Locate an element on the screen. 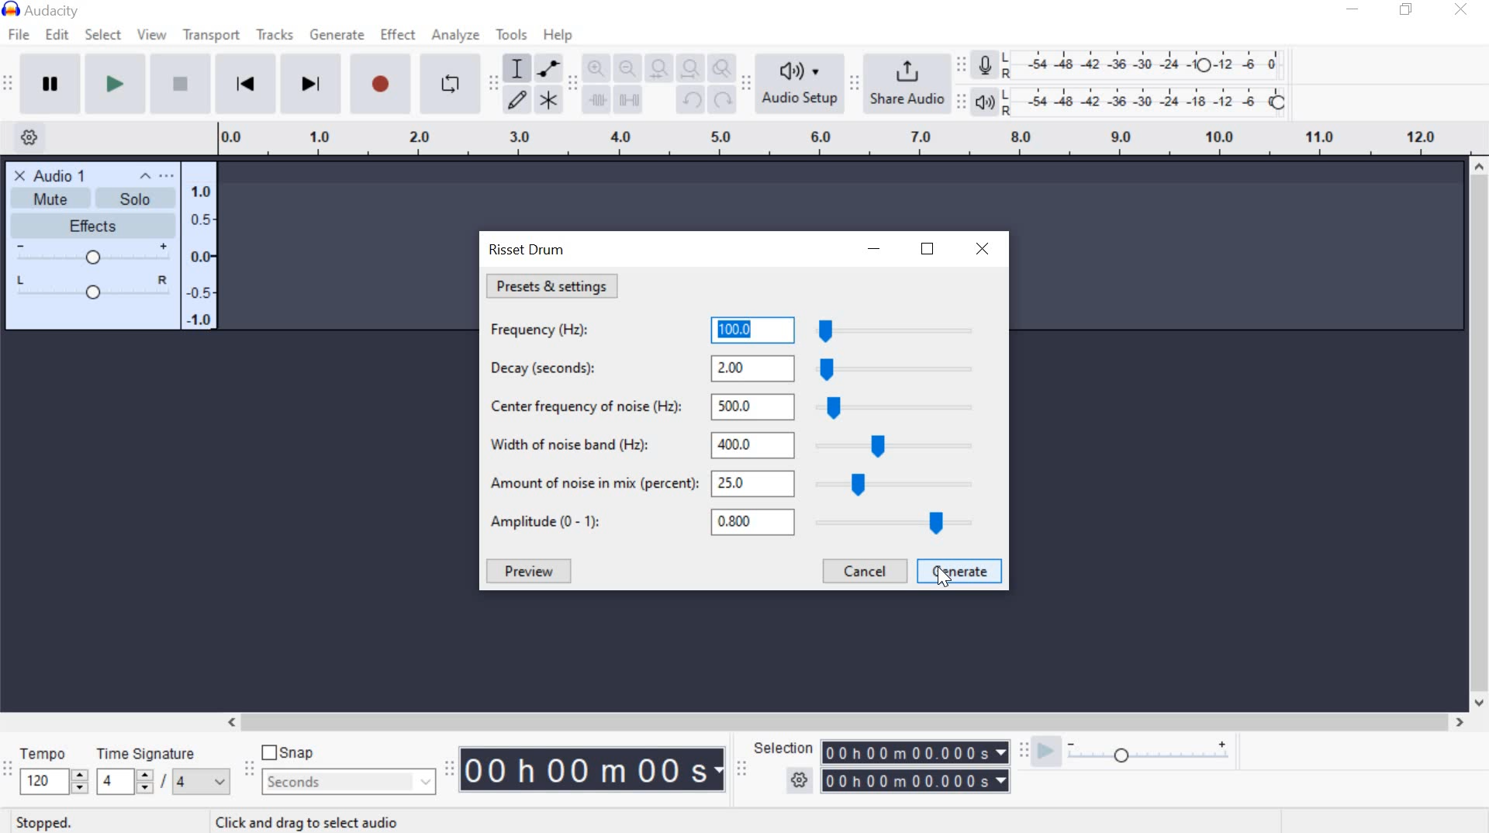 The height and width of the screenshot is (833, 1489). 1.0 Looping is located at coordinates (200, 184).